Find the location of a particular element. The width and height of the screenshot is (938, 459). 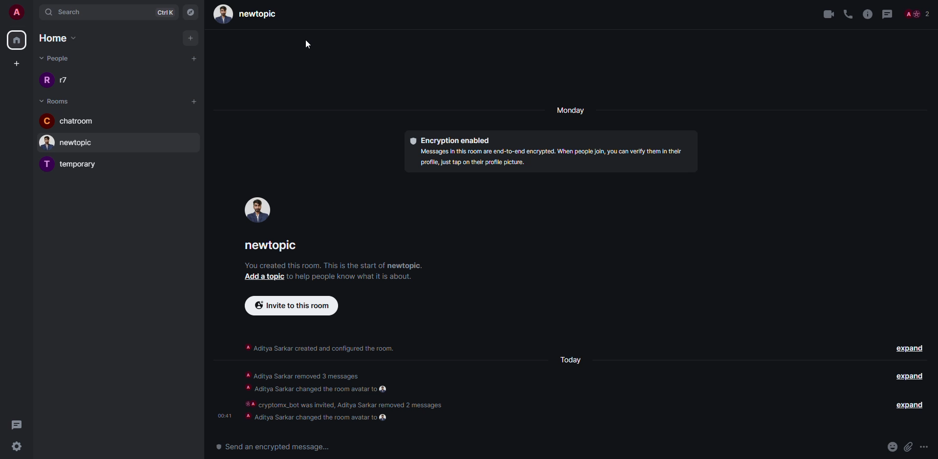

encryption enabled is located at coordinates (453, 141).